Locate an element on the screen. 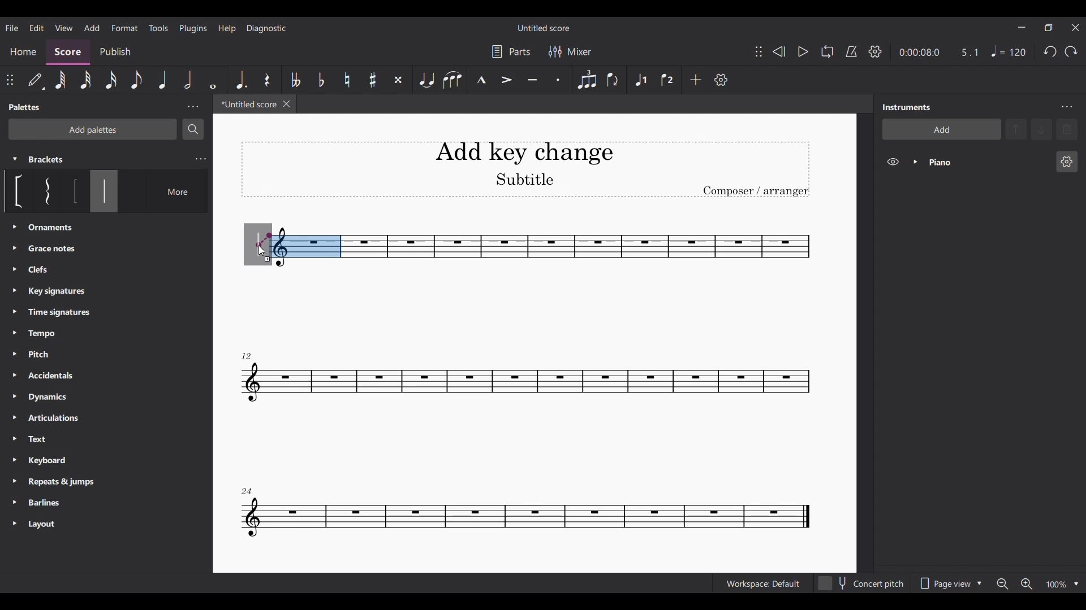  Rewind is located at coordinates (778, 51).